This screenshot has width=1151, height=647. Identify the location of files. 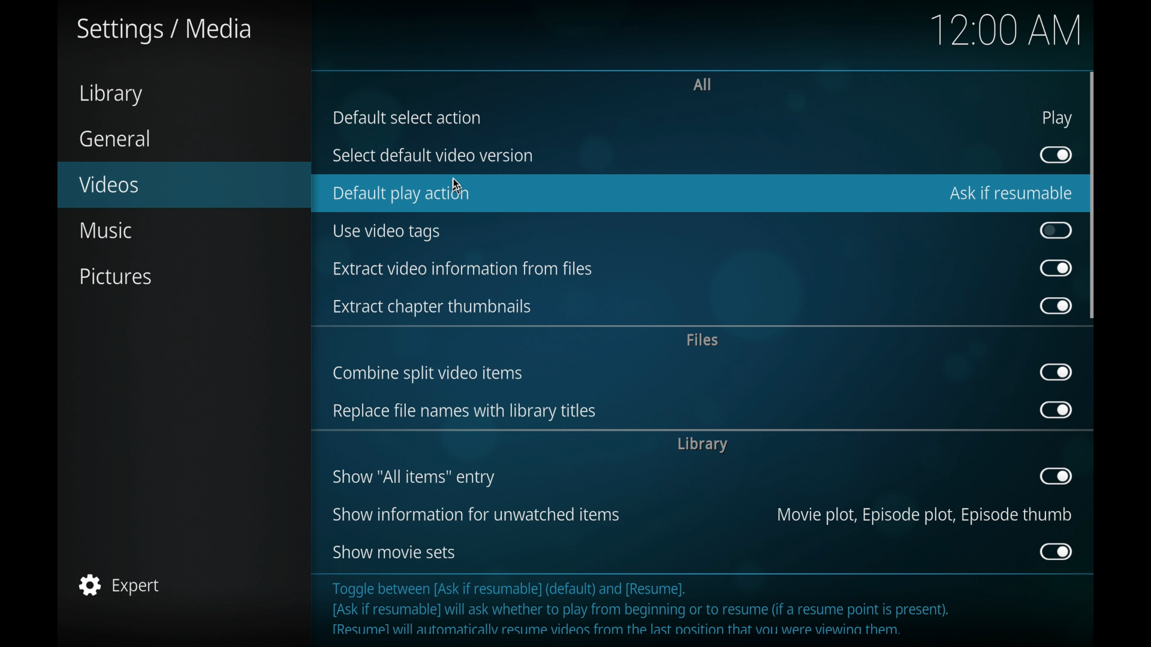
(704, 339).